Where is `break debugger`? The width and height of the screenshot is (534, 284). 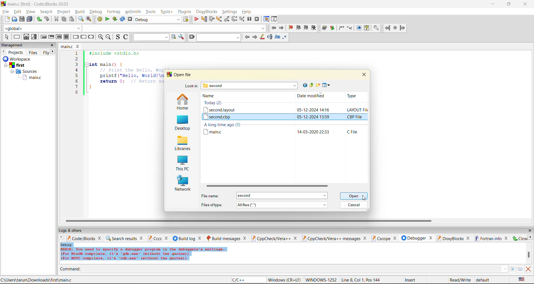
break debugger is located at coordinates (249, 19).